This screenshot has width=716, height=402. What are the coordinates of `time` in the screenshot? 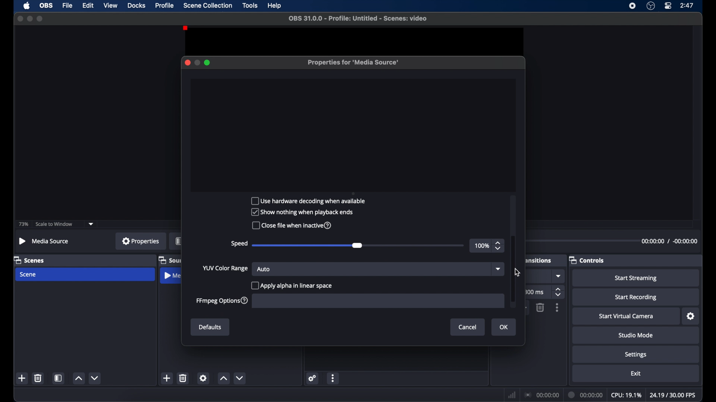 It's located at (687, 6).